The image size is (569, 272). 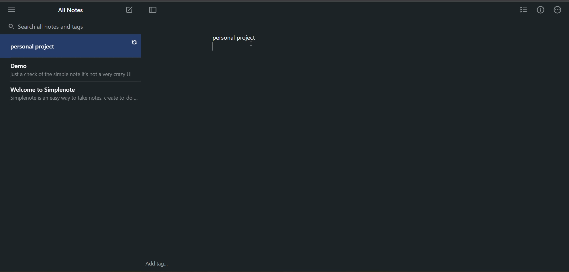 I want to click on note title or heading, so click(x=235, y=38).